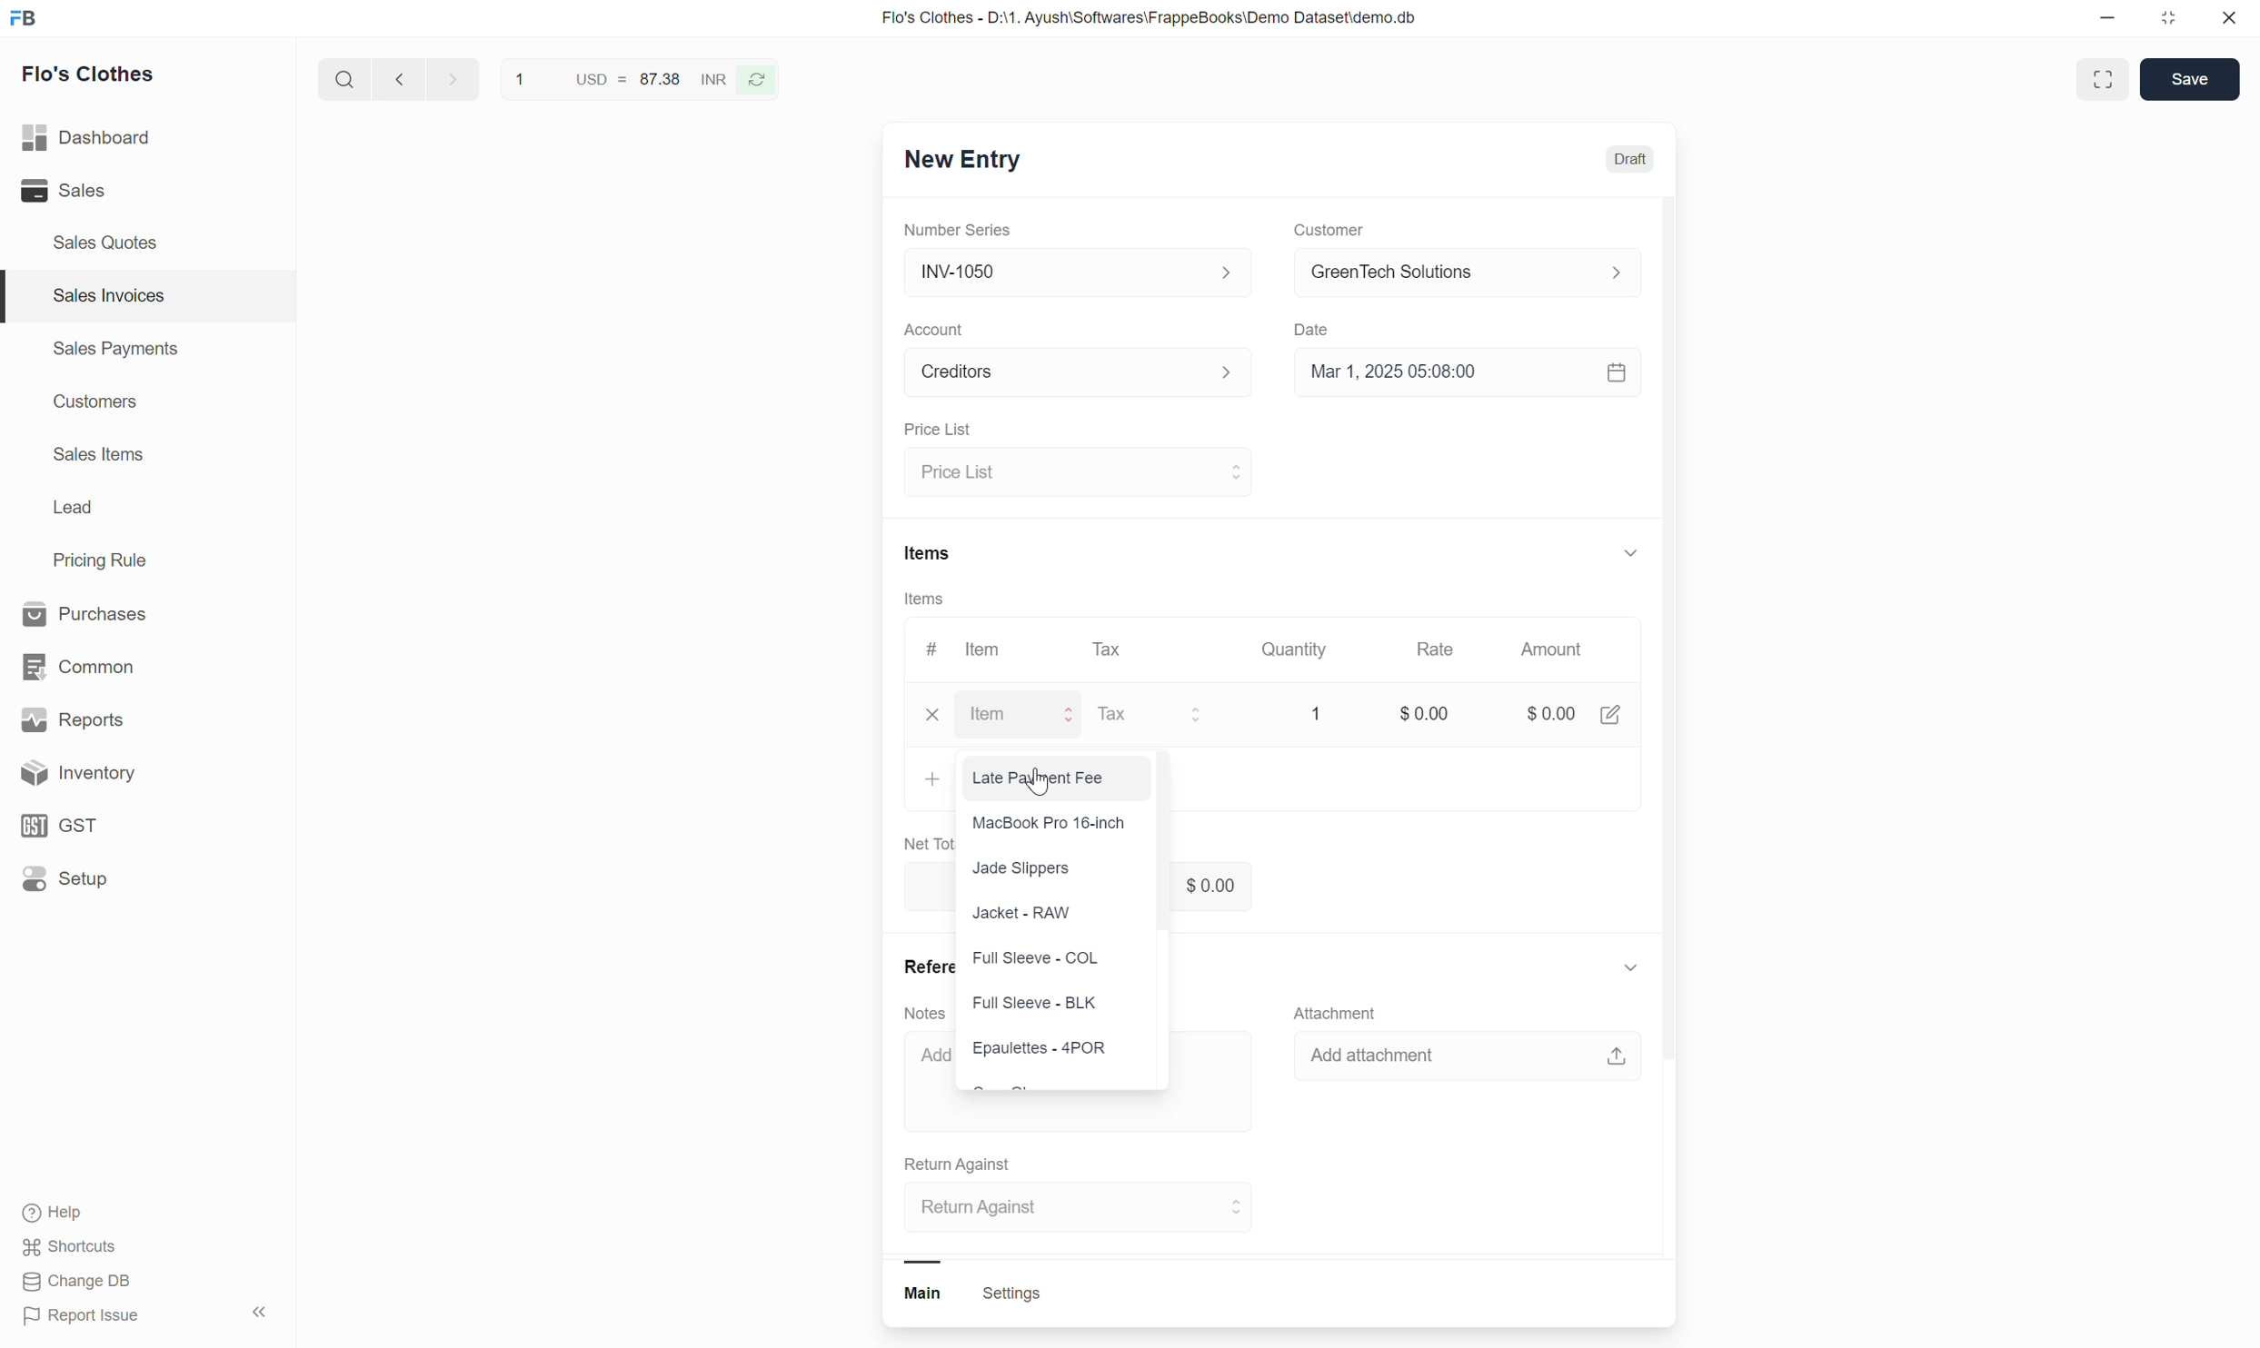 The image size is (2260, 1348). I want to click on go forward , so click(448, 83).